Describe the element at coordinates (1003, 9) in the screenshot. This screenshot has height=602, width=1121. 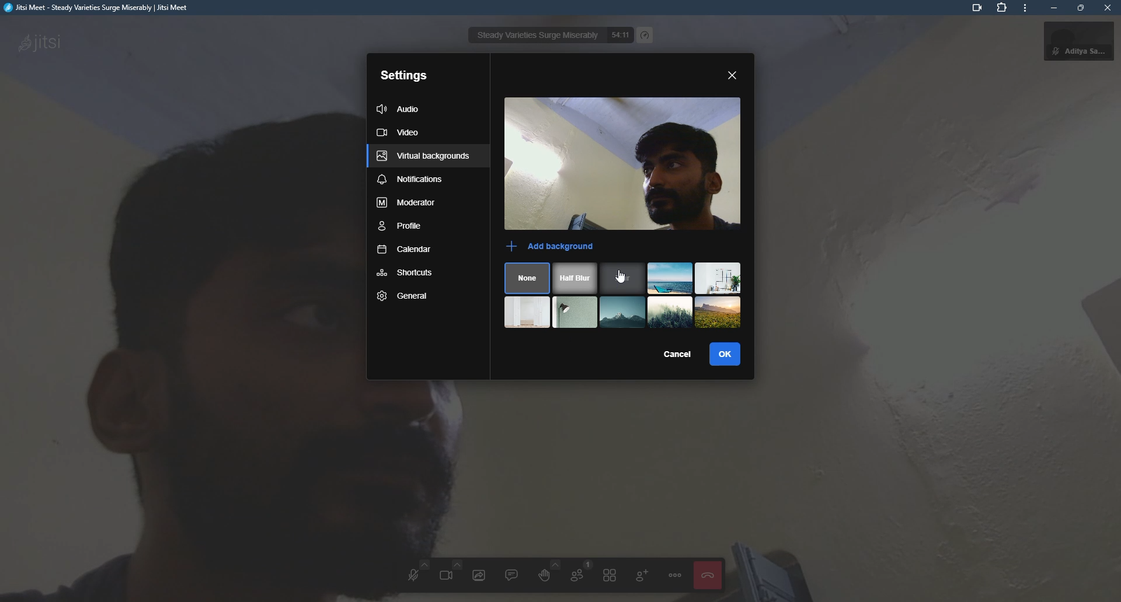
I see `extensions` at that location.